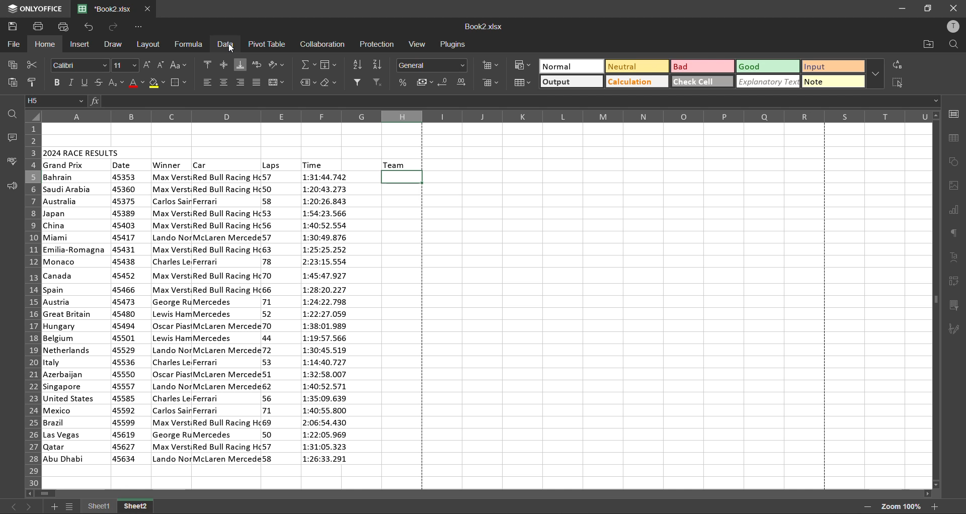 Image resolution: width=966 pixels, height=514 pixels. Describe the element at coordinates (97, 83) in the screenshot. I see `strikethrough` at that location.